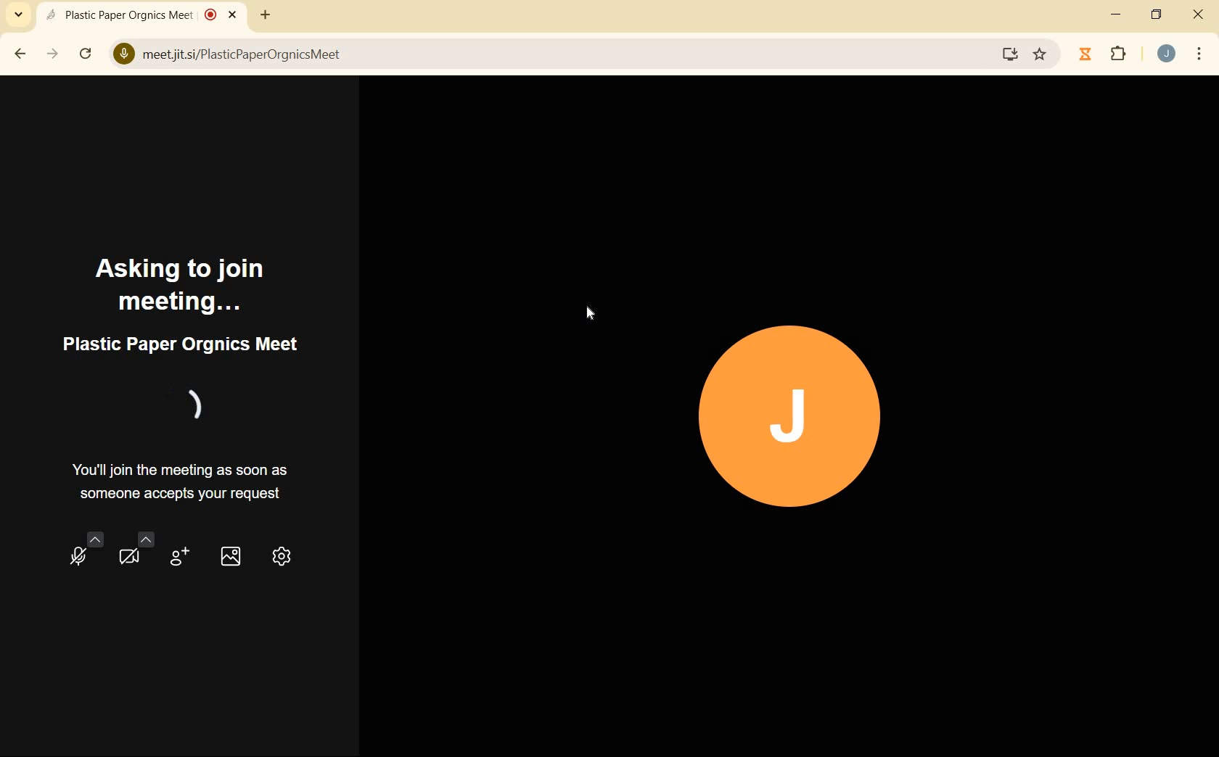 This screenshot has width=1219, height=757. What do you see at coordinates (1199, 54) in the screenshot?
I see `customize google chrome` at bounding box center [1199, 54].